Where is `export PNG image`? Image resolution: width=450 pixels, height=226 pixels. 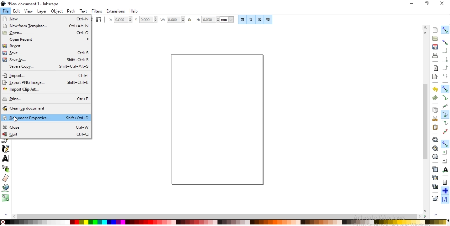 export PNG image is located at coordinates (46, 83).